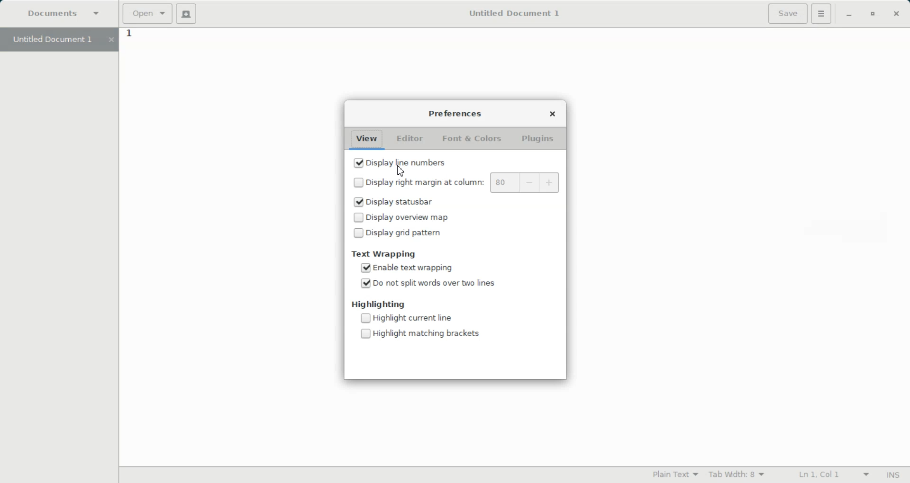 This screenshot has width=910, height=483. I want to click on (un)check Disable Display grid pattern, so click(400, 233).